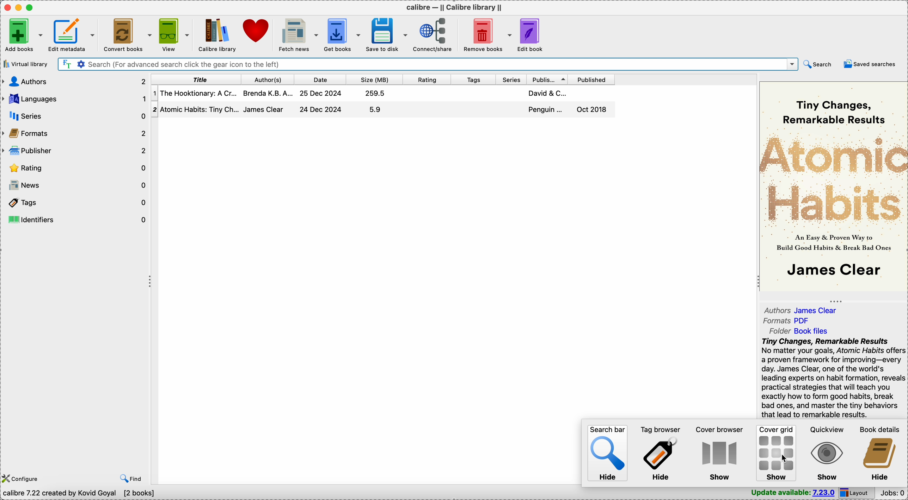  Describe the element at coordinates (201, 109) in the screenshot. I see `atomic habits: tiny ch...` at that location.